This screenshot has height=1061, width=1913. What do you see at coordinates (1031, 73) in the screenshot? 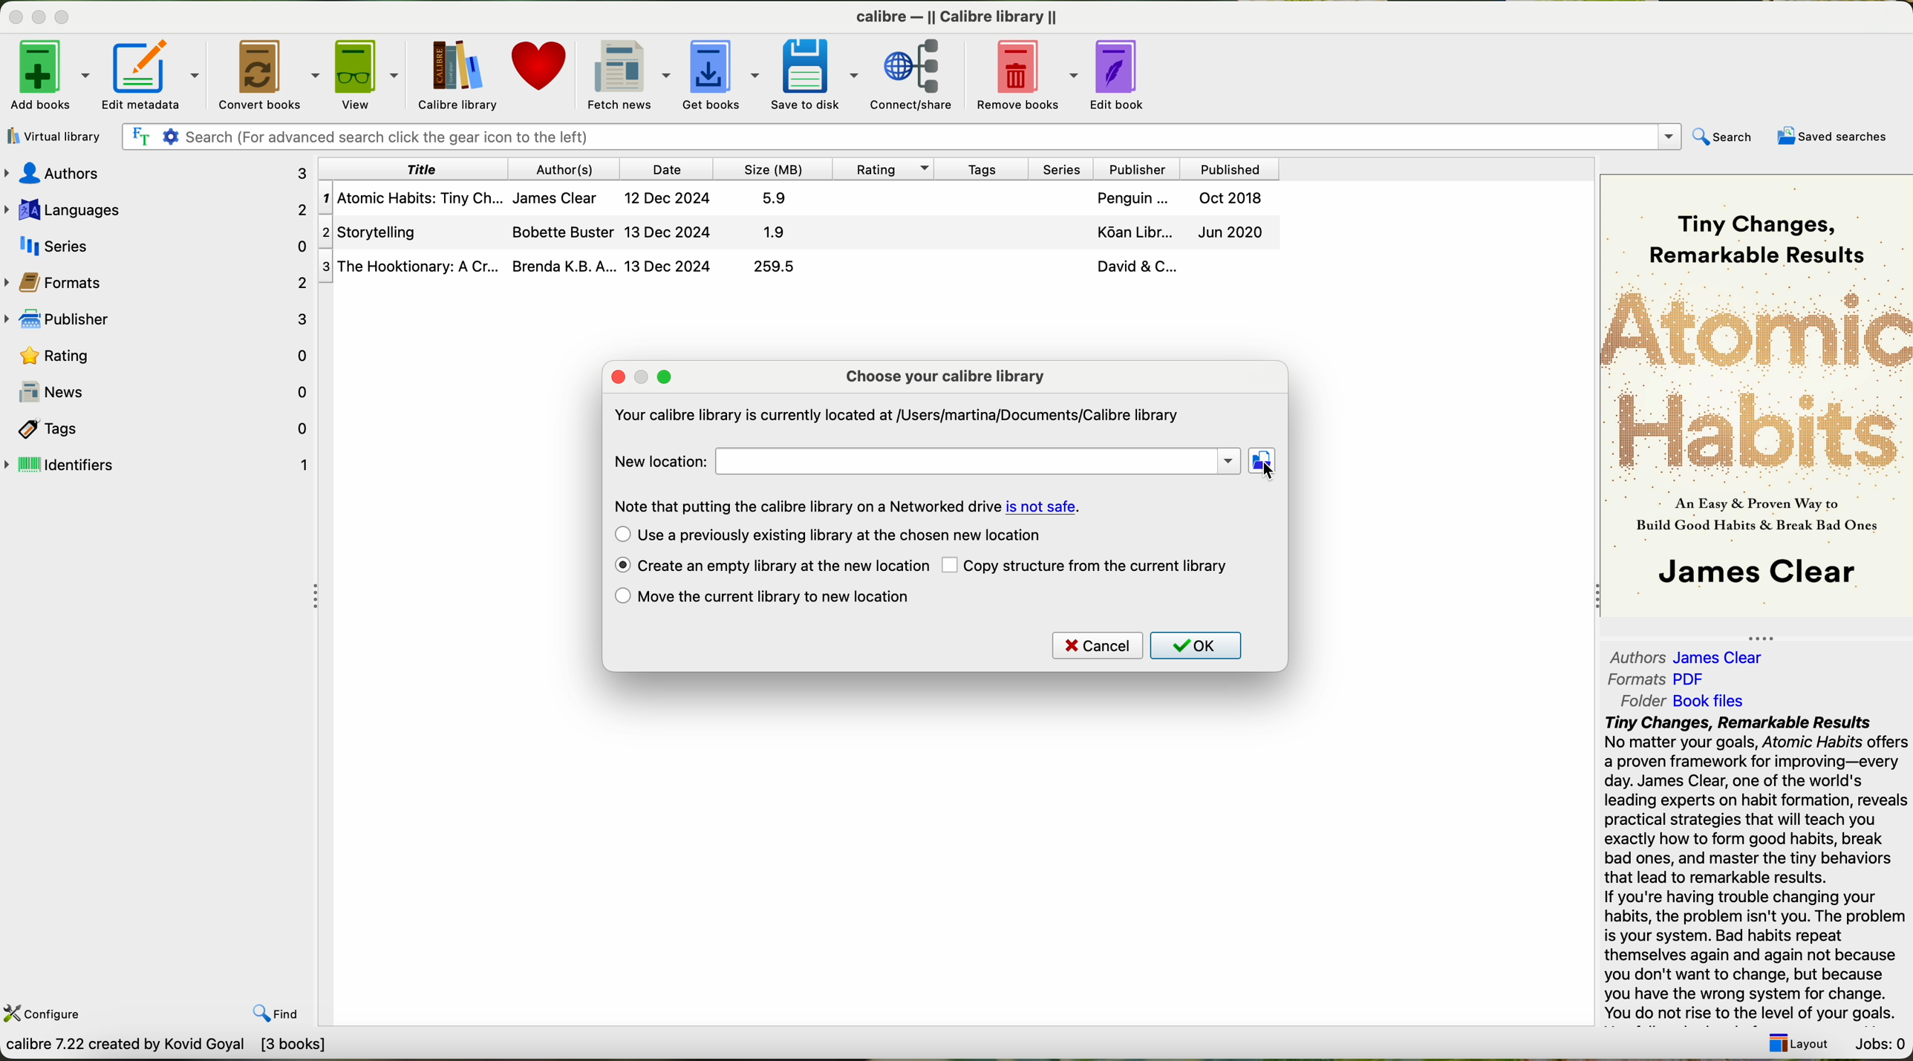
I see `remove books` at bounding box center [1031, 73].